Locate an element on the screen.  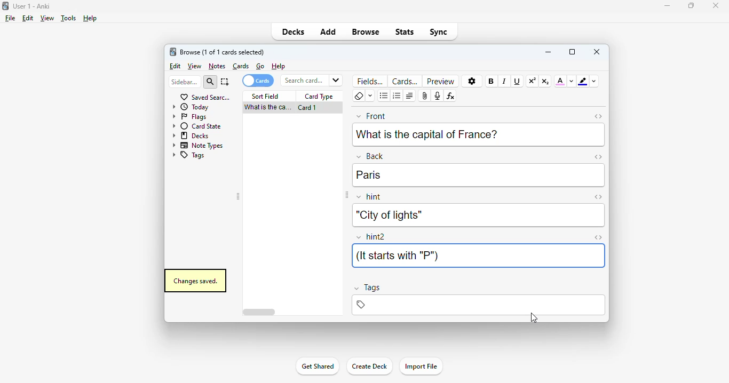
underline is located at coordinates (516, 81).